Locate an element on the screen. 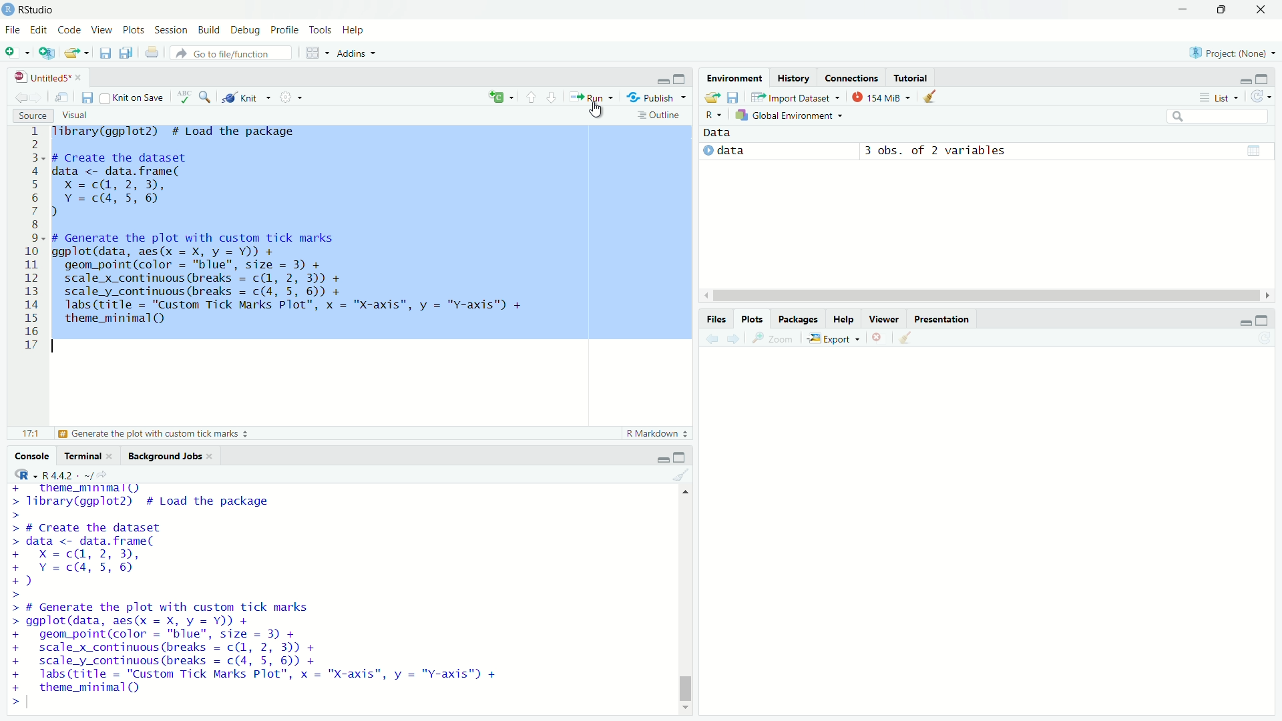 Image resolution: width=1282 pixels, height=721 pixels. run the current line or selection is located at coordinates (596, 98).